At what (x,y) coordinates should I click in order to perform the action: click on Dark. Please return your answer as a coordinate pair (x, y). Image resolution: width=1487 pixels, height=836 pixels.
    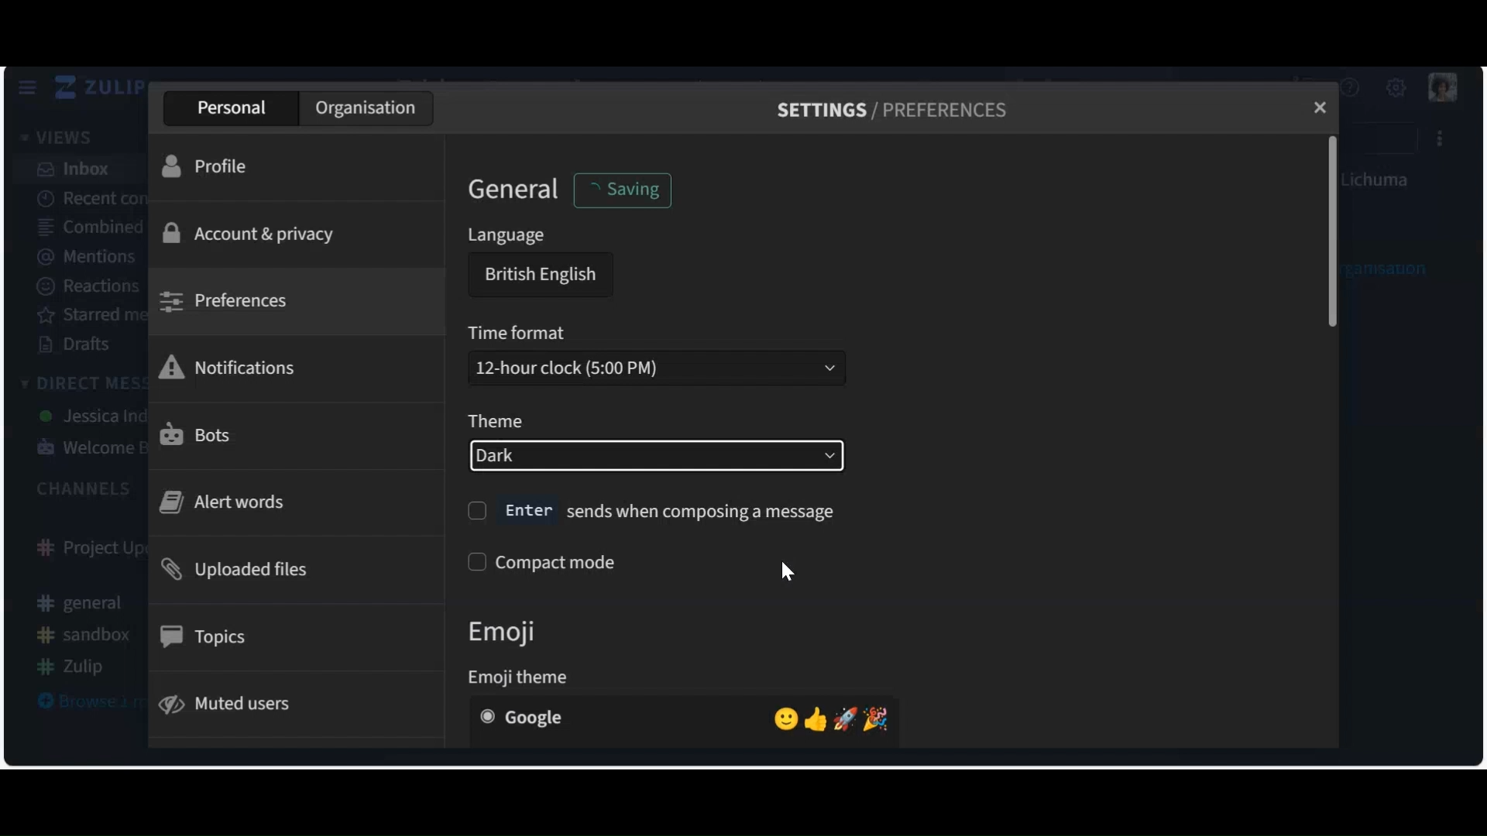
    Looking at the image, I should click on (658, 456).